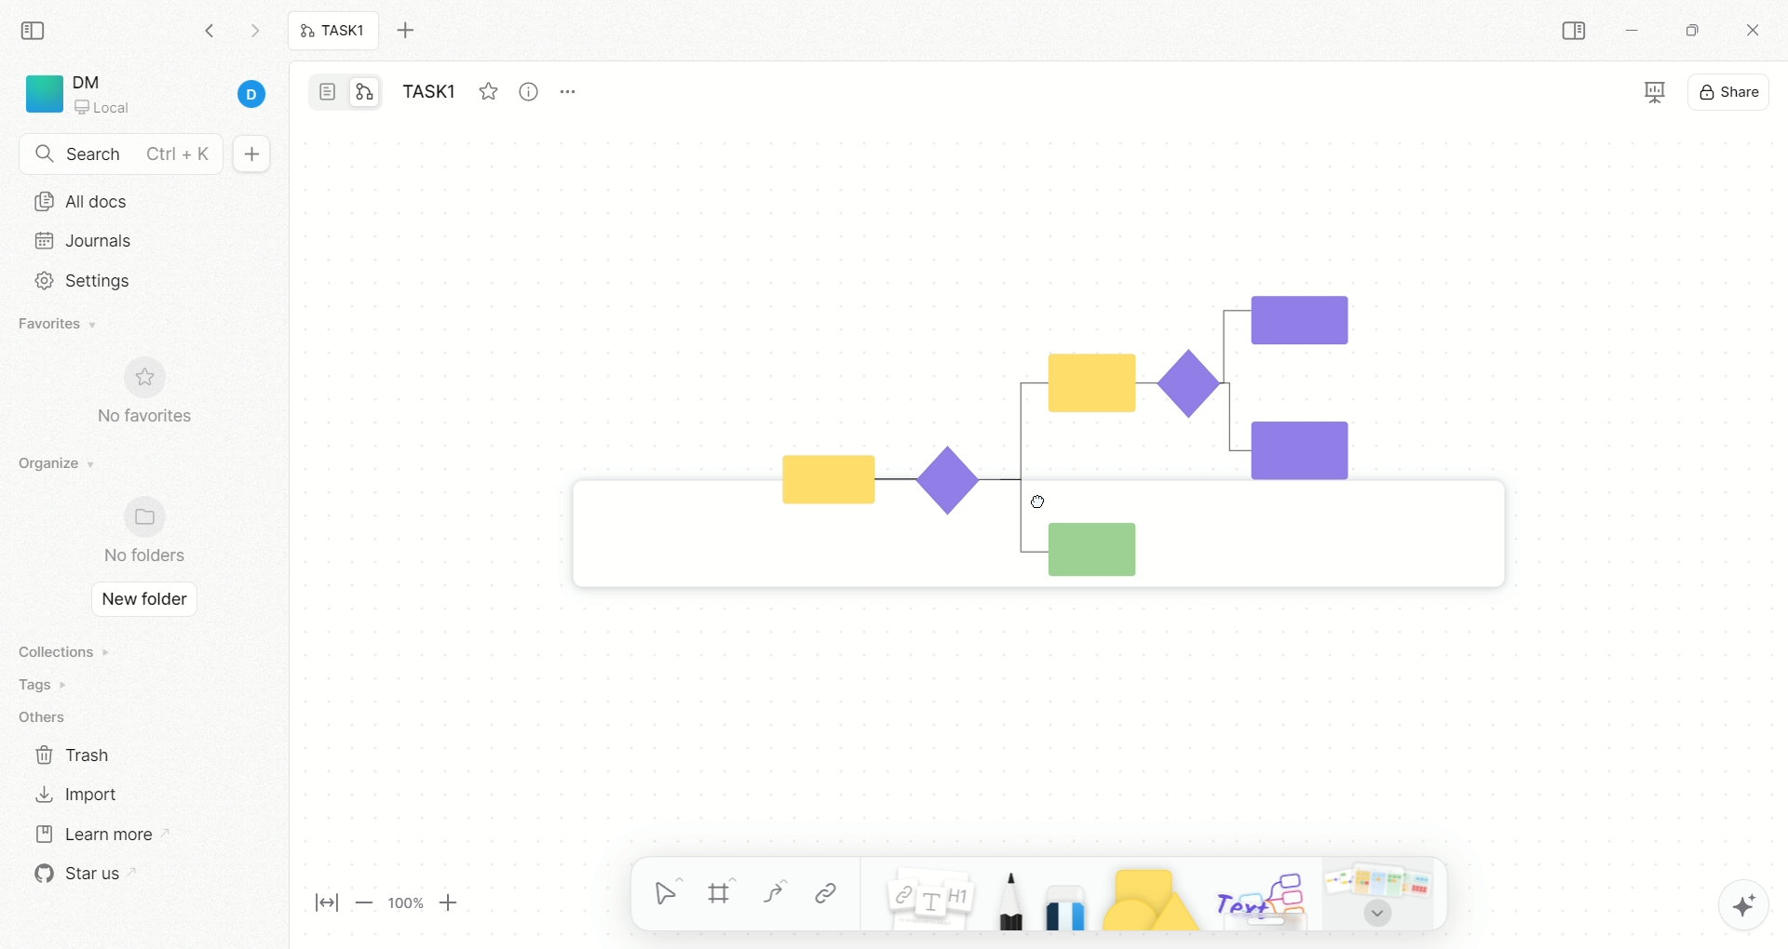 The image size is (1788, 949). I want to click on star us, so click(79, 874).